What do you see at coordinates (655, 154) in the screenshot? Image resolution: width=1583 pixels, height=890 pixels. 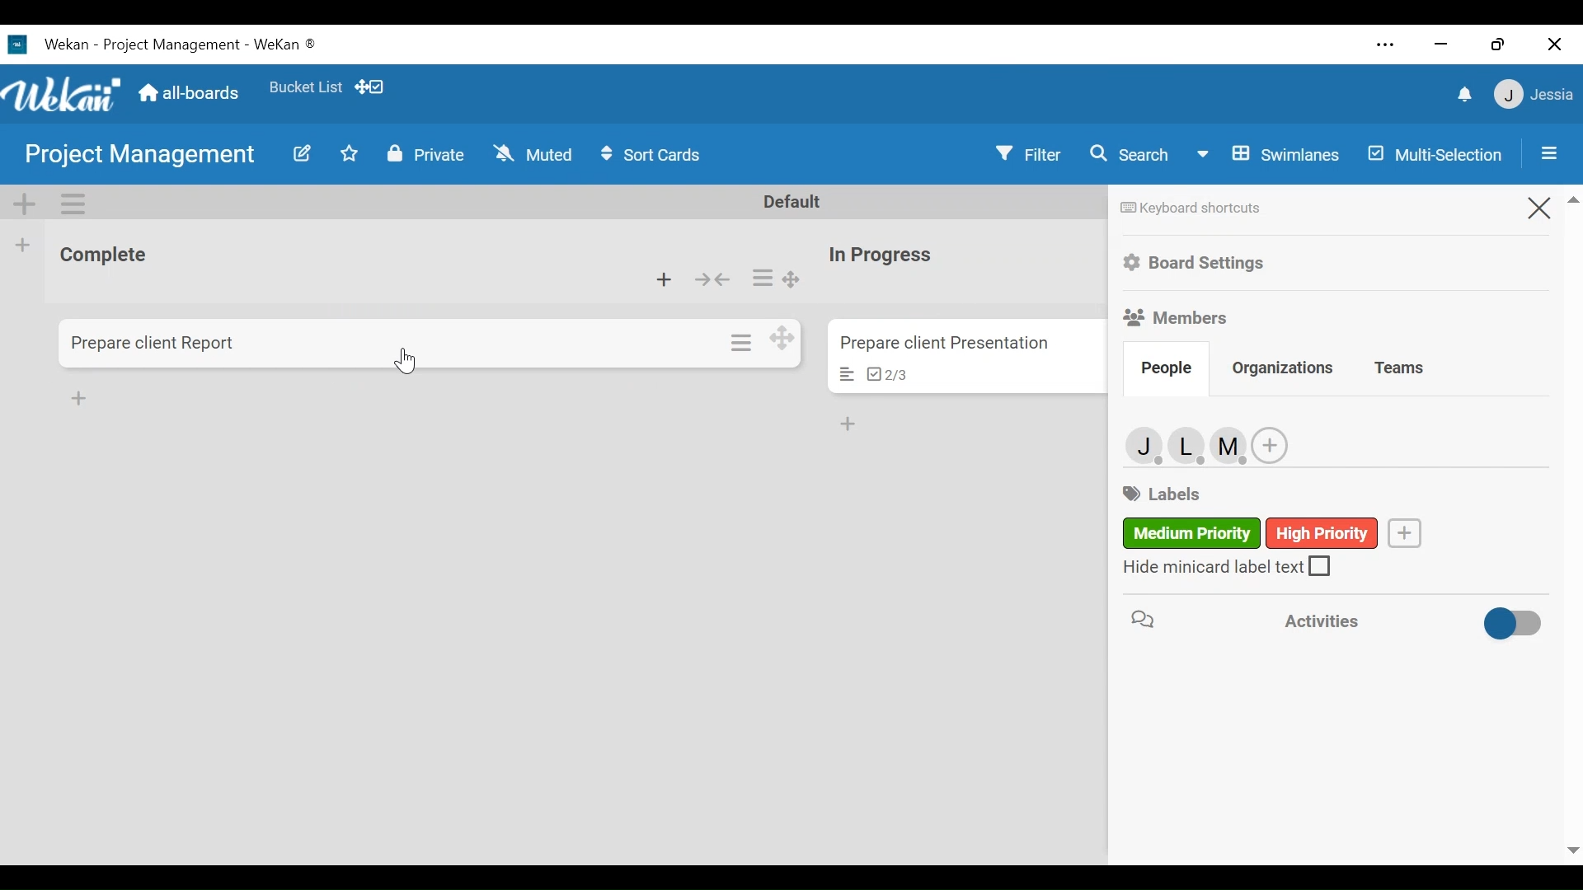 I see `` at bounding box center [655, 154].